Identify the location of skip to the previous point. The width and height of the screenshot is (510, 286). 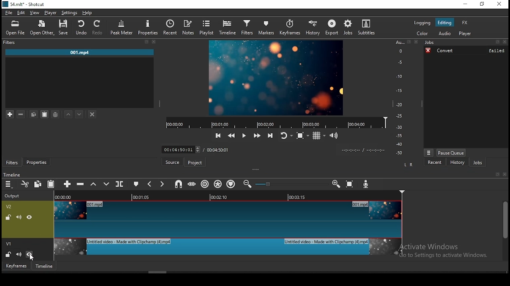
(218, 135).